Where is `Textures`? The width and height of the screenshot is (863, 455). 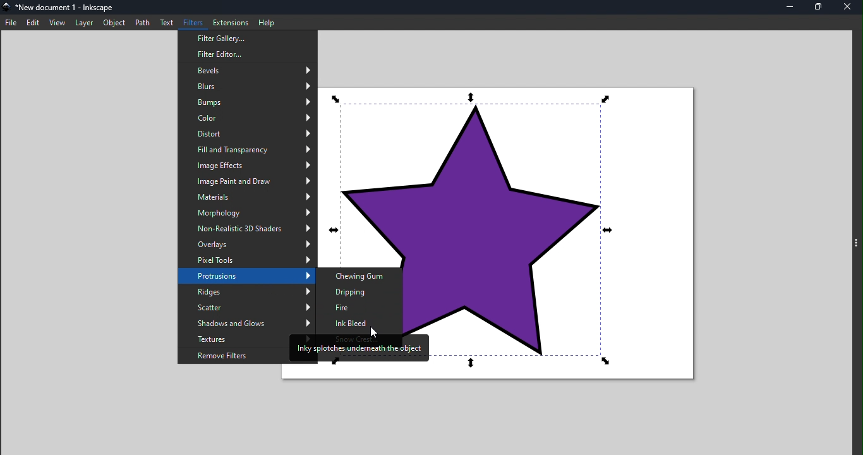
Textures is located at coordinates (233, 337).